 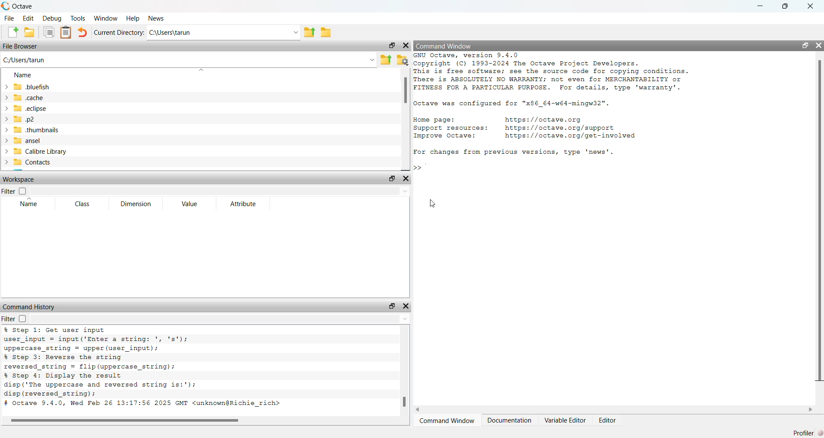 What do you see at coordinates (328, 33) in the screenshot?
I see `browse directories` at bounding box center [328, 33].